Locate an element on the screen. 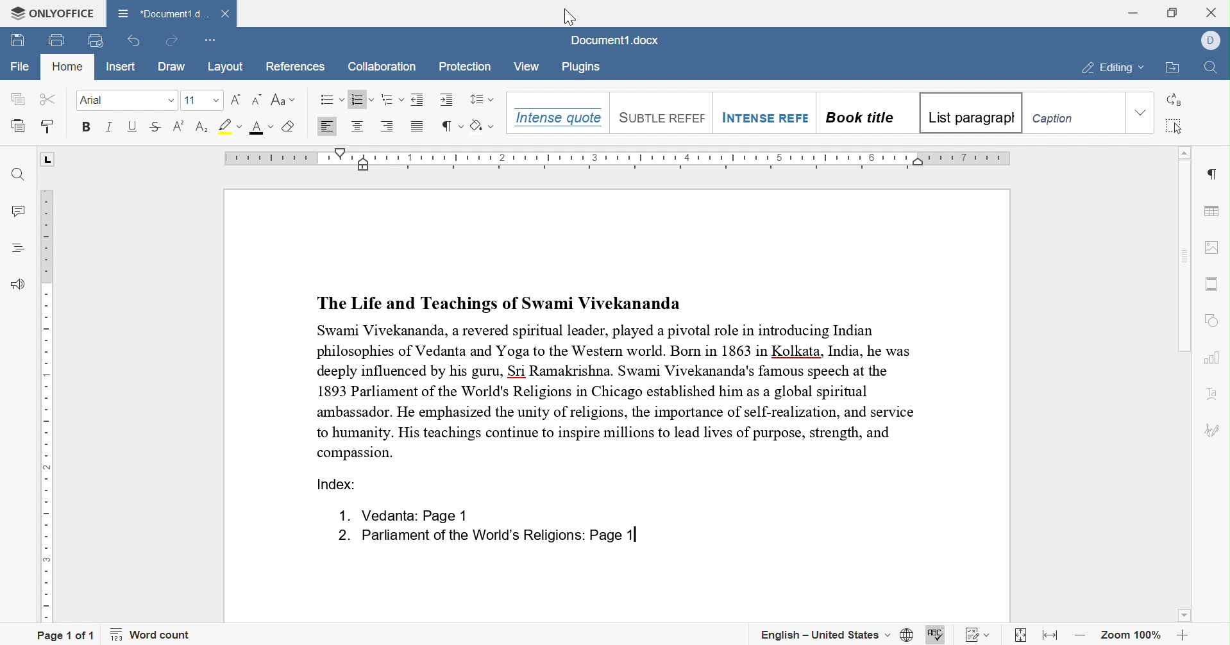 This screenshot has height=645, width=1230. word count is located at coordinates (151, 635).